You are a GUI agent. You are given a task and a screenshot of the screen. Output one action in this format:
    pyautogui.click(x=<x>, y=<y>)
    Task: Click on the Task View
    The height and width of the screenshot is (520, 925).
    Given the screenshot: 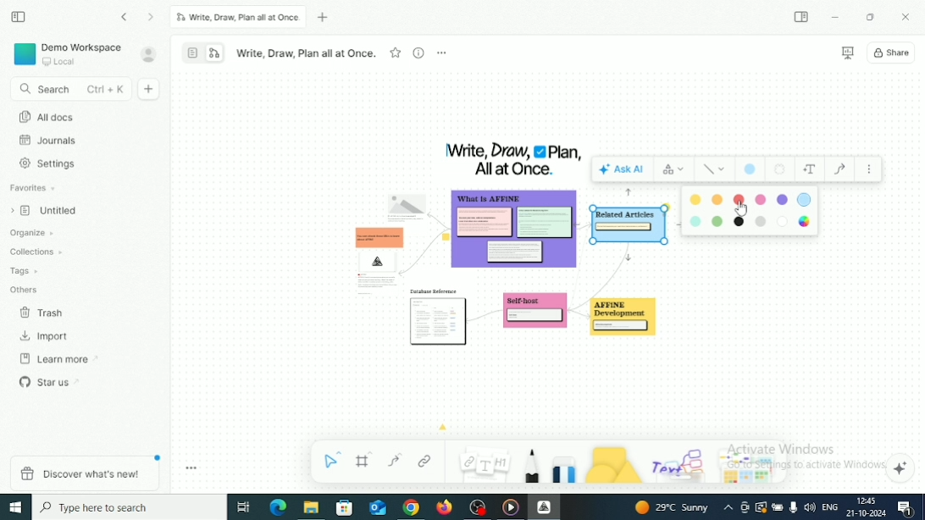 What is the action you would take?
    pyautogui.click(x=243, y=507)
    